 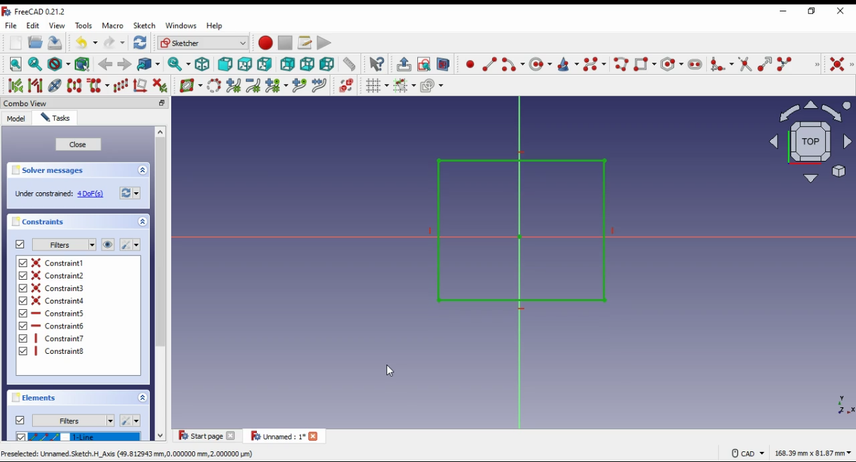 What do you see at coordinates (225, 64) in the screenshot?
I see `front` at bounding box center [225, 64].